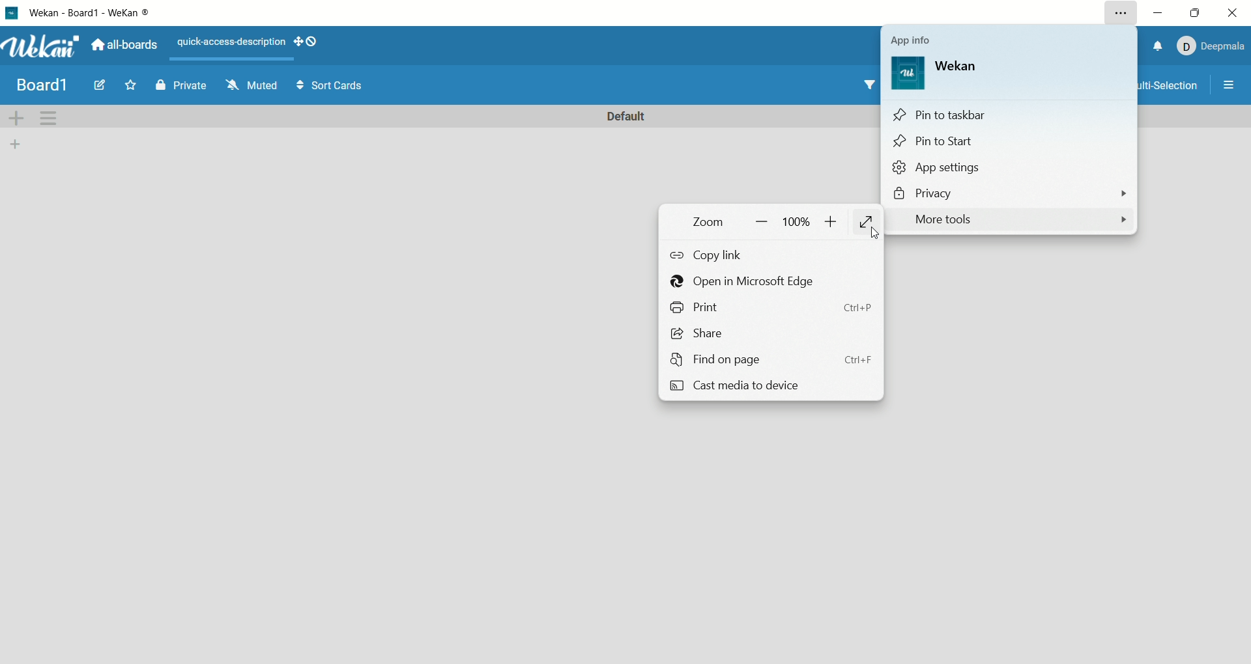  Describe the element at coordinates (1007, 195) in the screenshot. I see `privacy` at that location.